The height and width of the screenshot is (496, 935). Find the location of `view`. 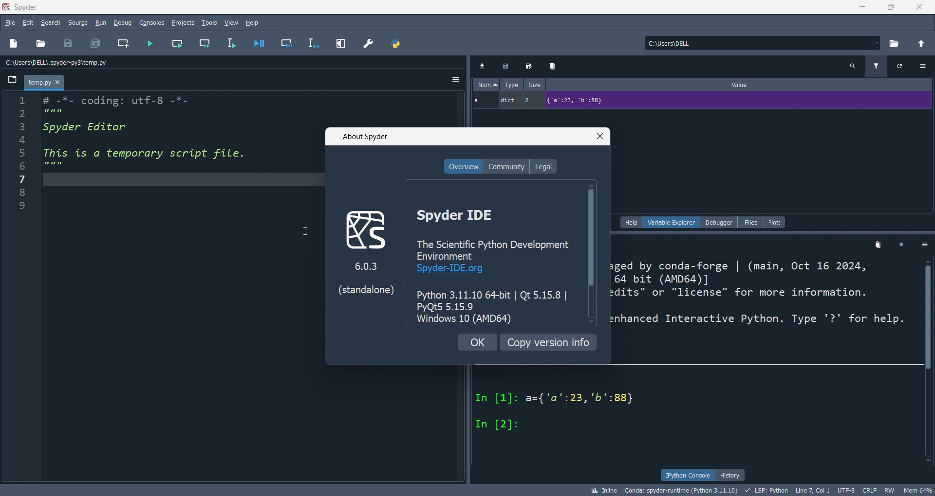

view is located at coordinates (232, 23).